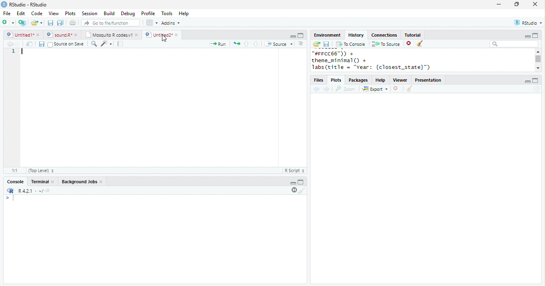  I want to click on close, so click(39, 35).